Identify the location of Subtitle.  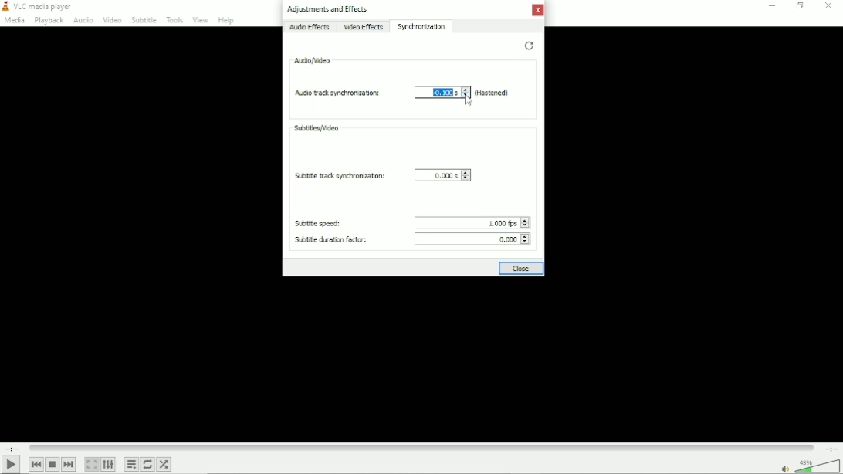
(144, 20).